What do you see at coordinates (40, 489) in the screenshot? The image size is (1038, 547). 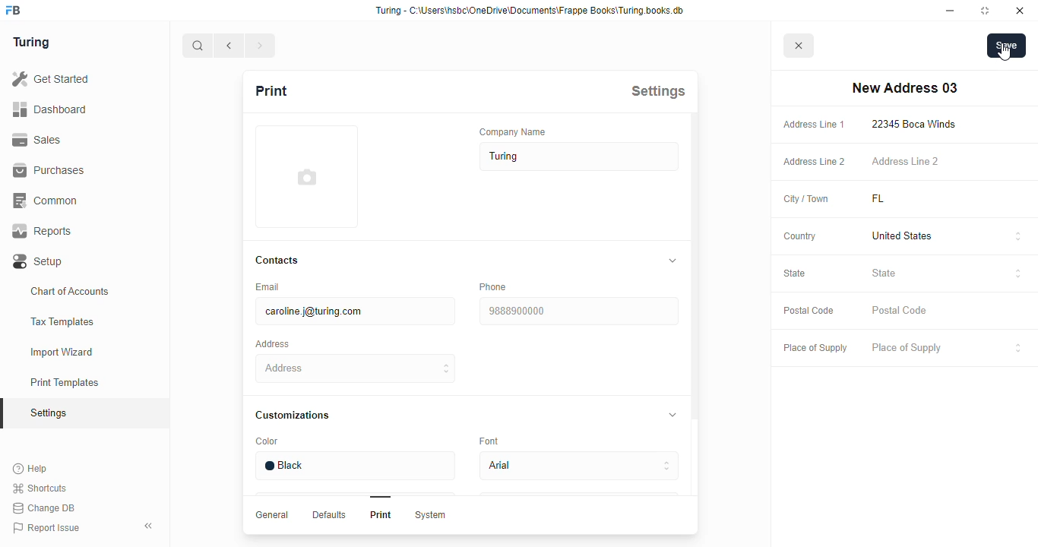 I see `shortcuts` at bounding box center [40, 489].